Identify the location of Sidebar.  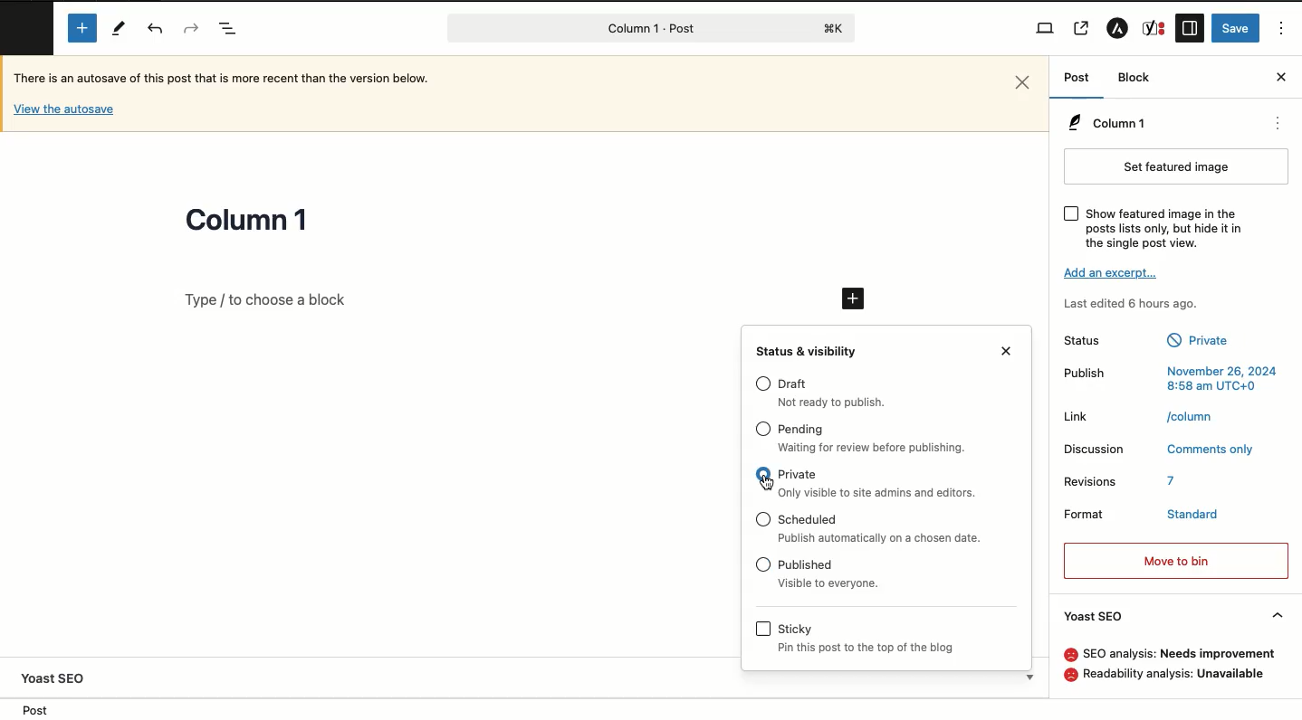
(1189, 29).